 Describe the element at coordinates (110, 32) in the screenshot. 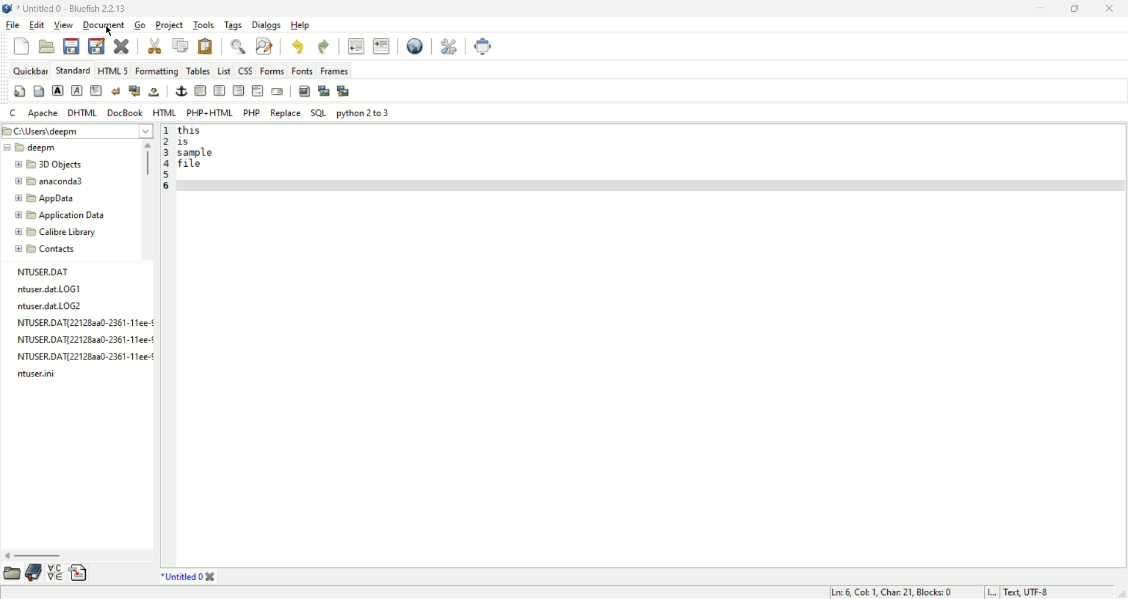

I see `cursor ` at that location.